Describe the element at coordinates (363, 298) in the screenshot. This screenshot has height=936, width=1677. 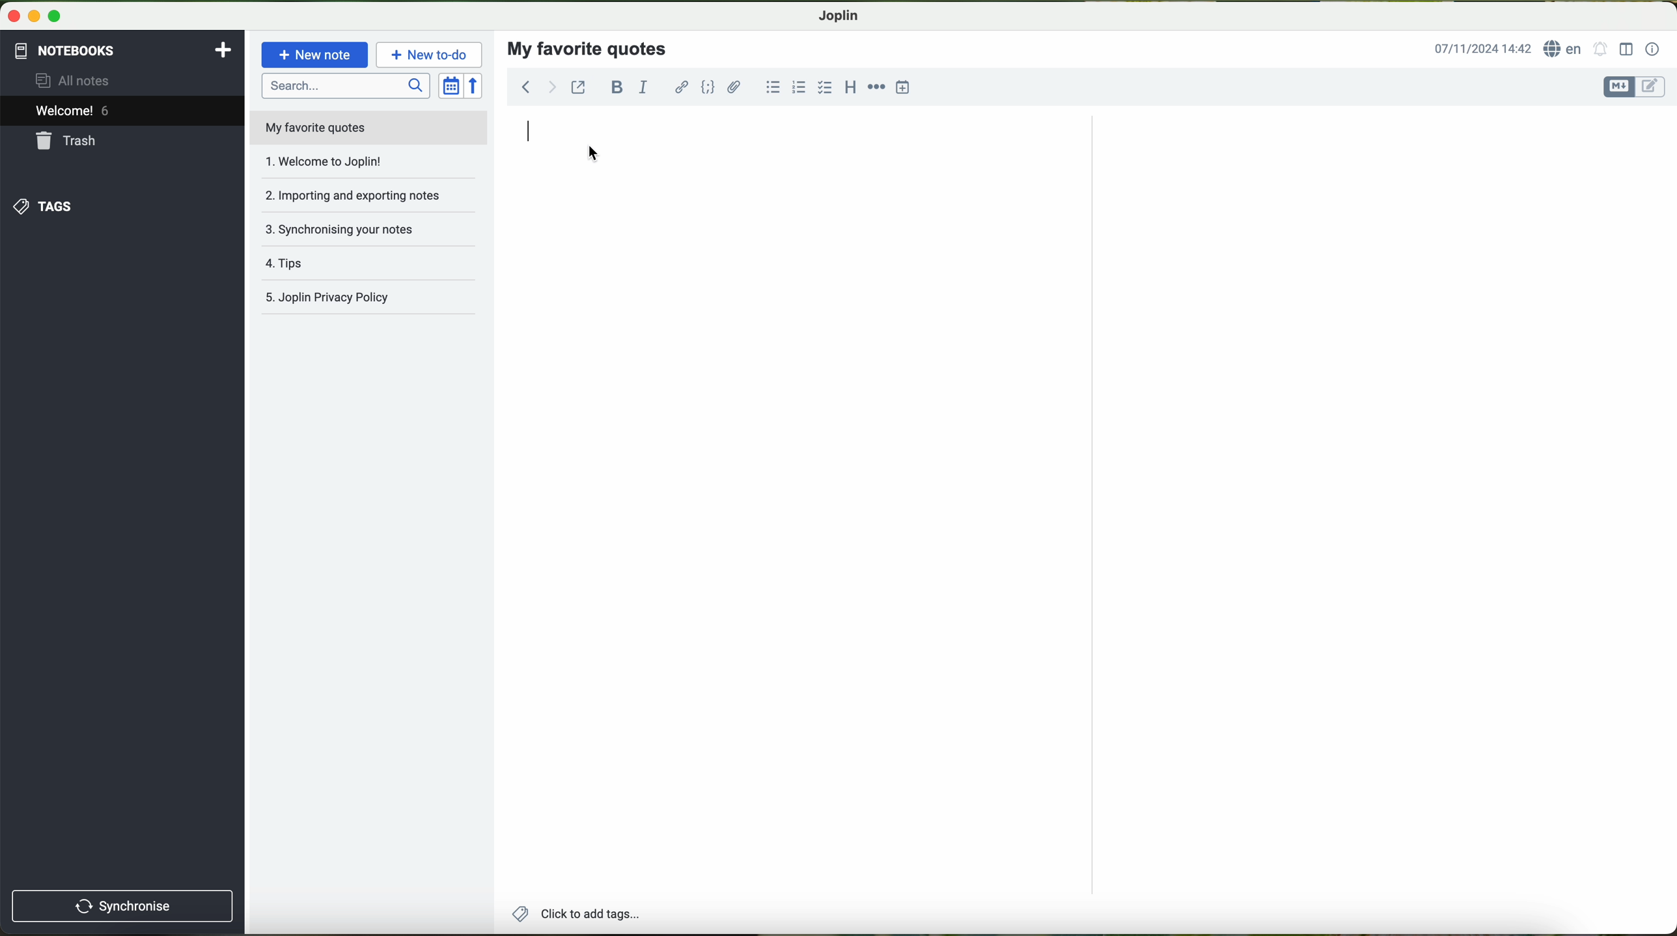
I see `Joplin privacy policy` at that location.